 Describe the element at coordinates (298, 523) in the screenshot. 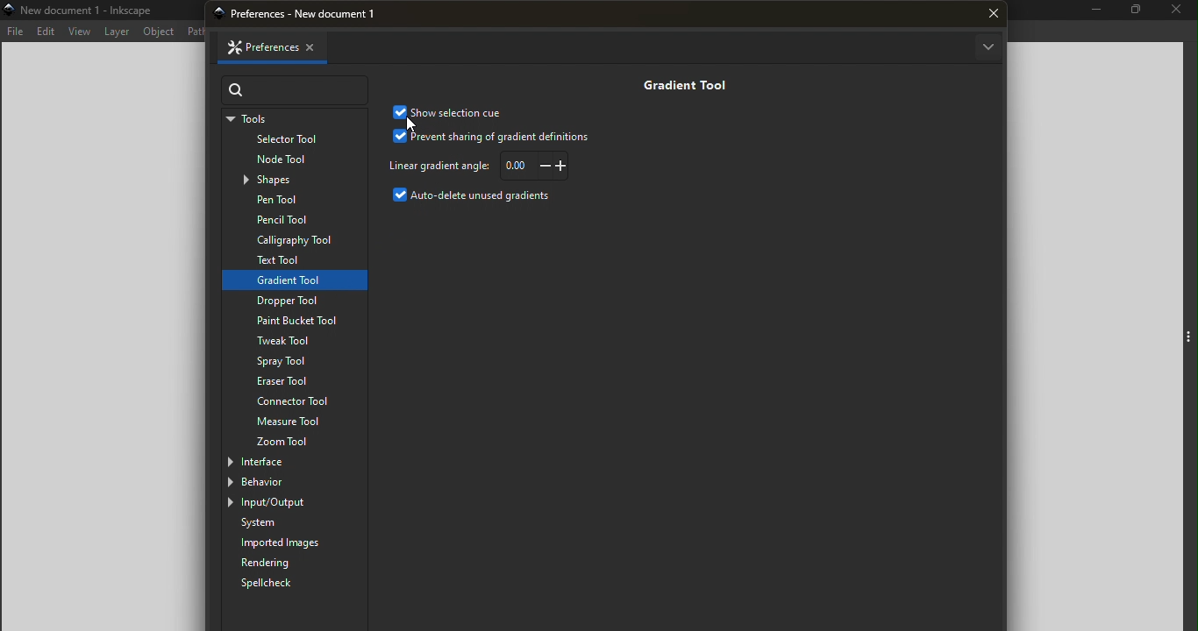

I see `System` at that location.